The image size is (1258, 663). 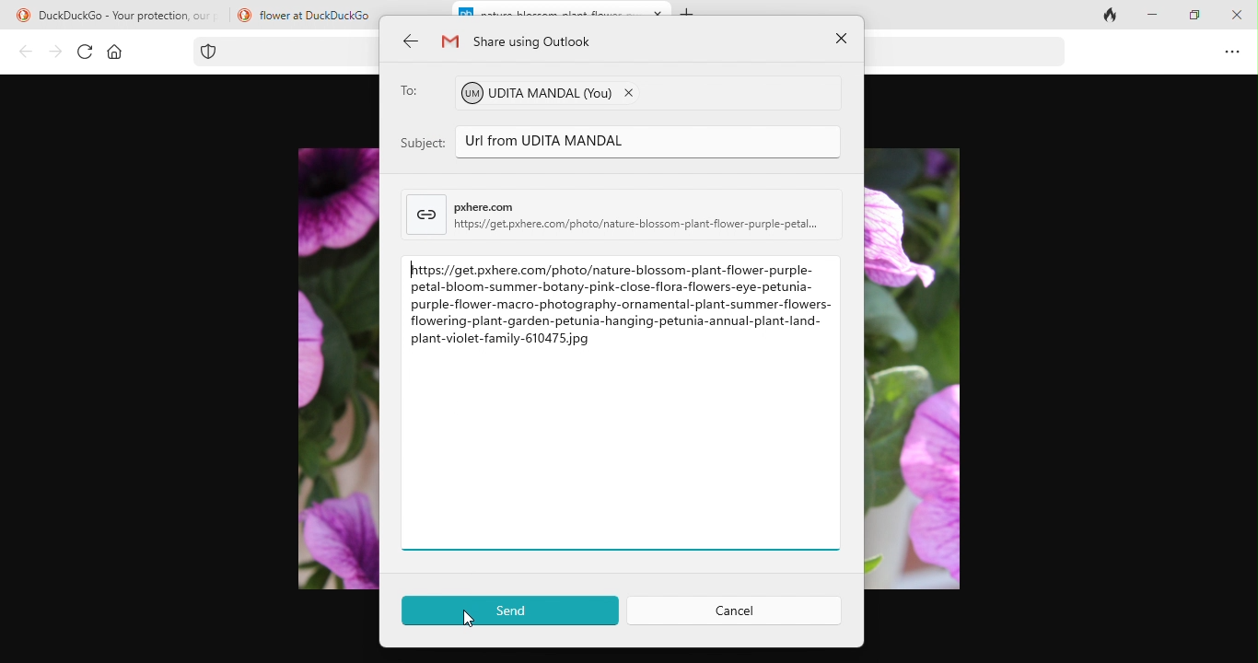 I want to click on subject, so click(x=420, y=143).